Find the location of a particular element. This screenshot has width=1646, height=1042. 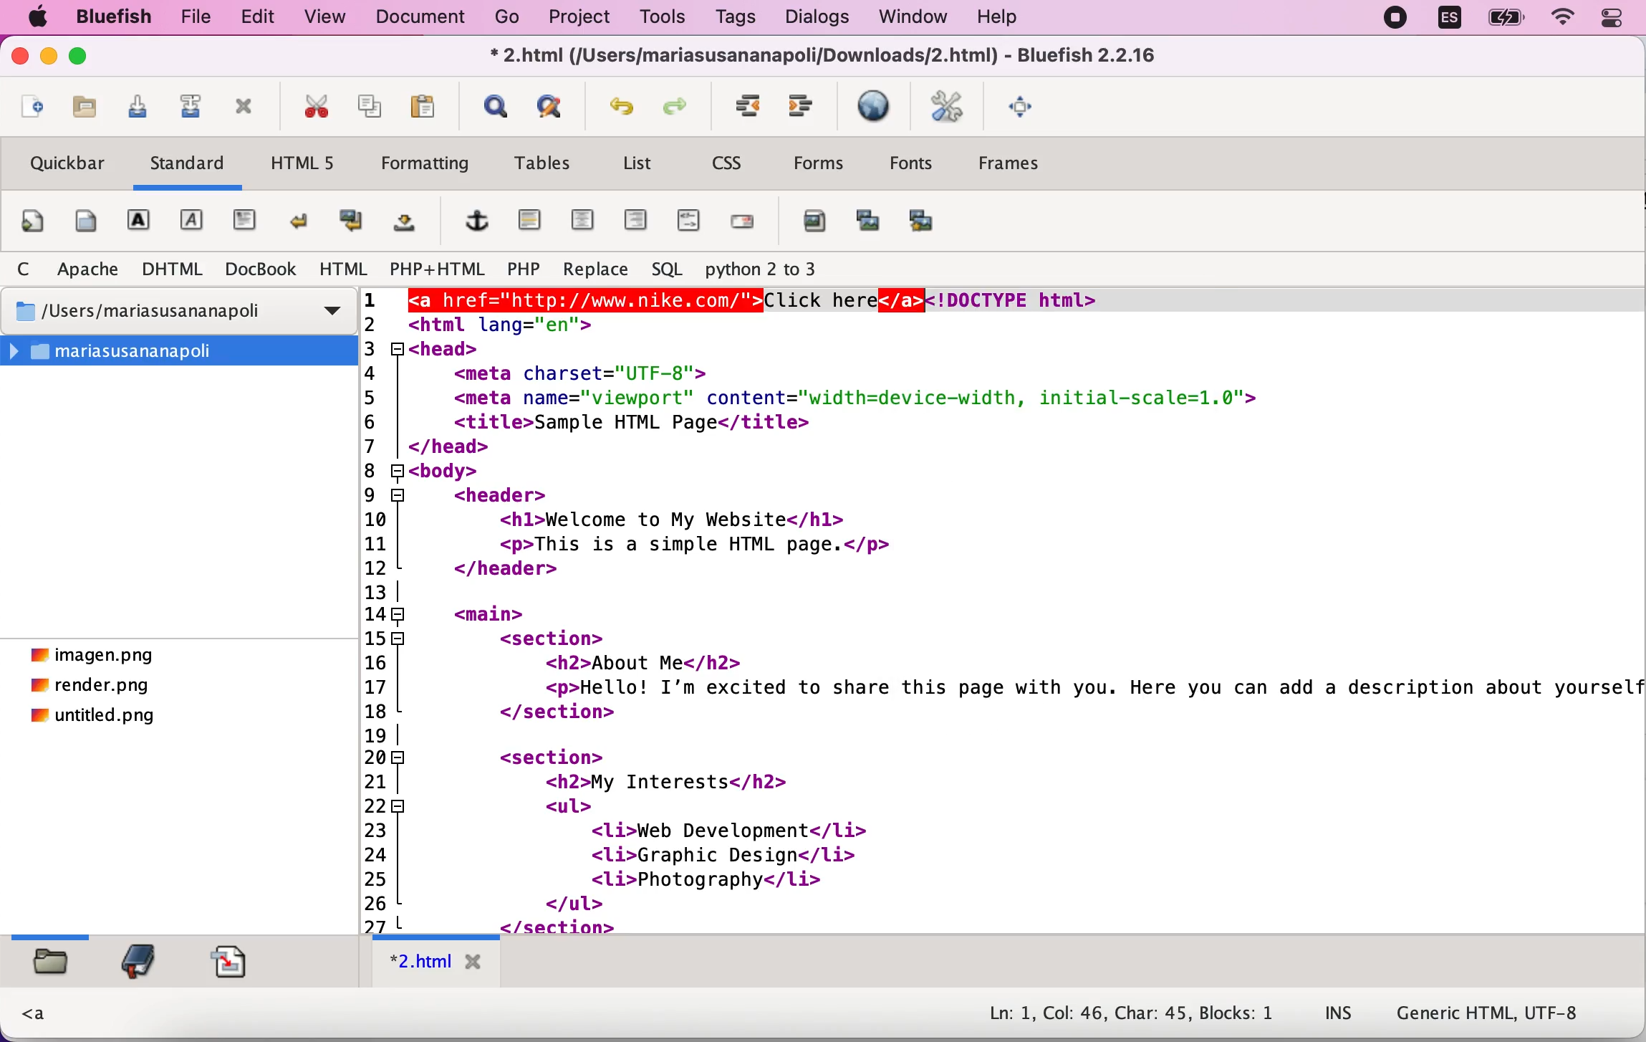

body is located at coordinates (82, 221).